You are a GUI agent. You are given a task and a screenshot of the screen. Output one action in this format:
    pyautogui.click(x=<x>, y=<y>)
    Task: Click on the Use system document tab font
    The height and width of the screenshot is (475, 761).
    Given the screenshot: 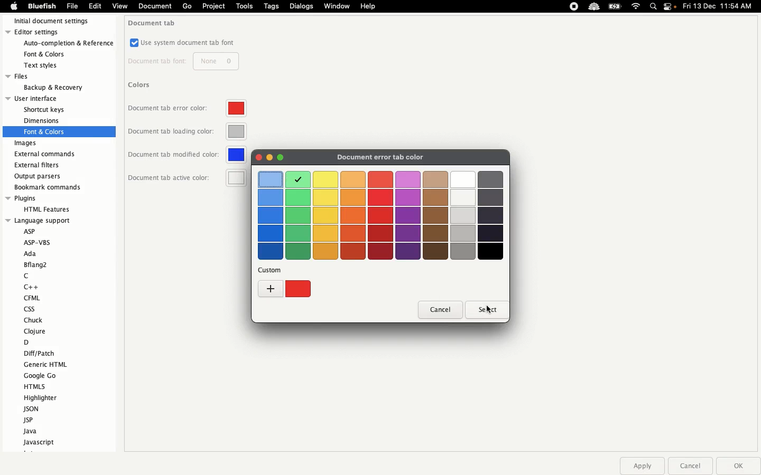 What is the action you would take?
    pyautogui.click(x=183, y=43)
    